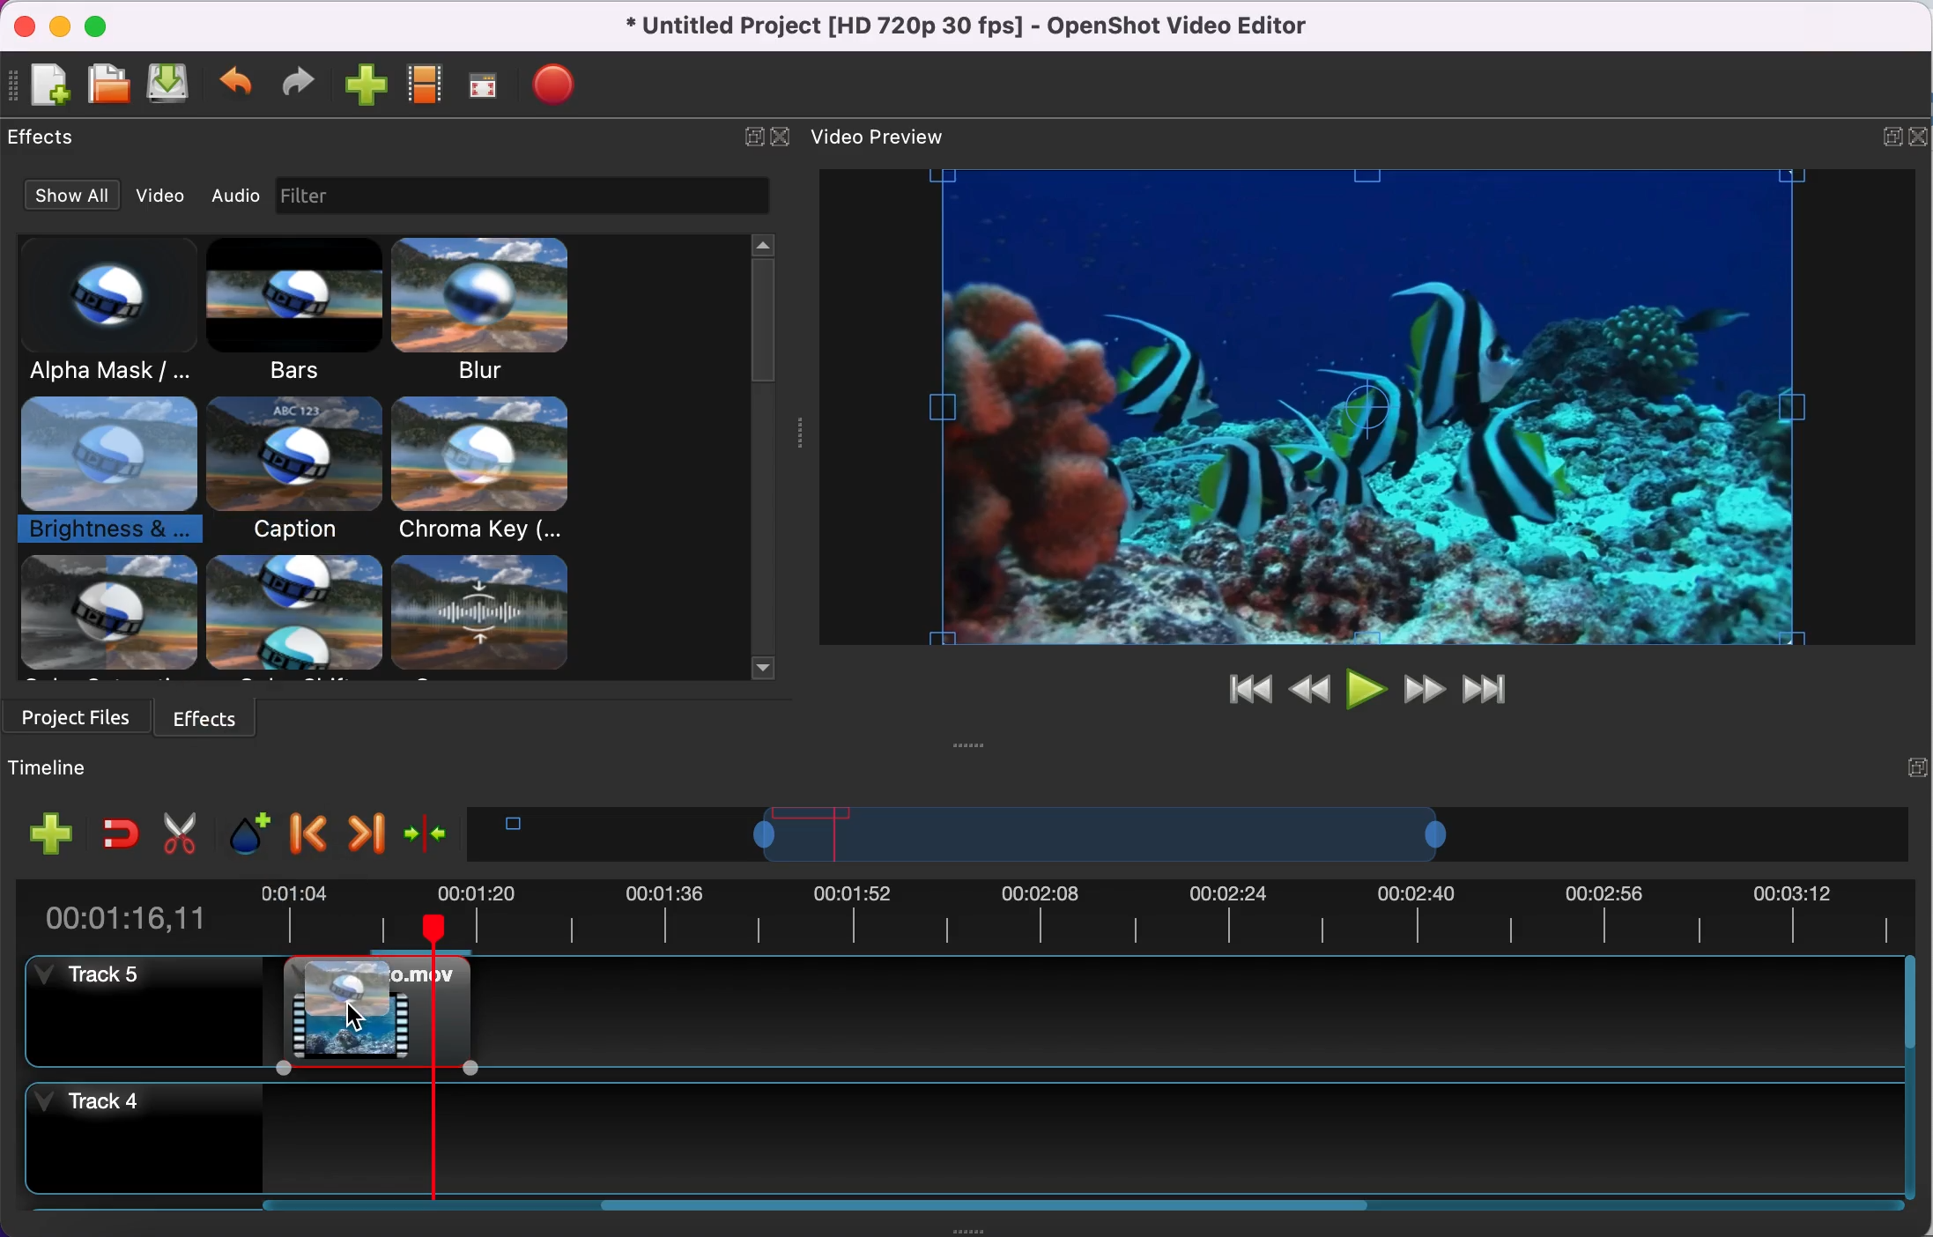 The height and width of the screenshot is (1237, 1933). Describe the element at coordinates (293, 470) in the screenshot. I see `bubble` at that location.